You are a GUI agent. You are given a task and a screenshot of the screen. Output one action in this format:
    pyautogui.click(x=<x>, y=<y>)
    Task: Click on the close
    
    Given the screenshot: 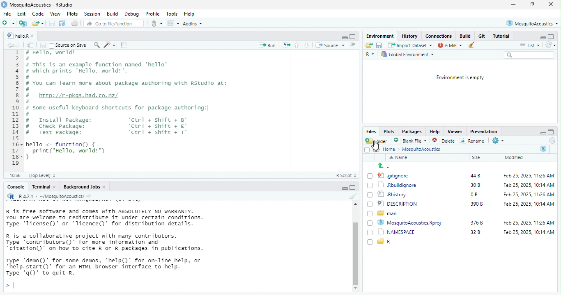 What is the action you would take?
    pyautogui.click(x=34, y=35)
    